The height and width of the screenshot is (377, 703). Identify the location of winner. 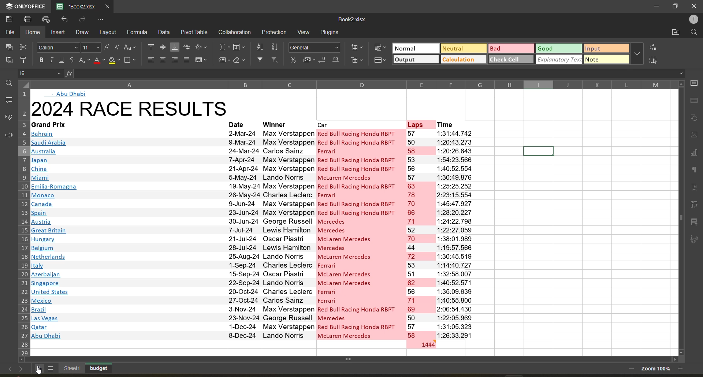
(286, 123).